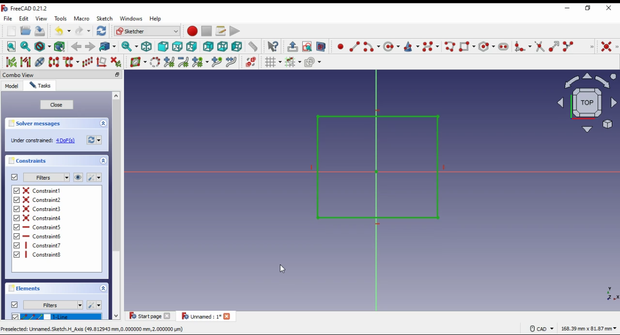  Describe the element at coordinates (170, 62) in the screenshot. I see `increase bspline degree` at that location.